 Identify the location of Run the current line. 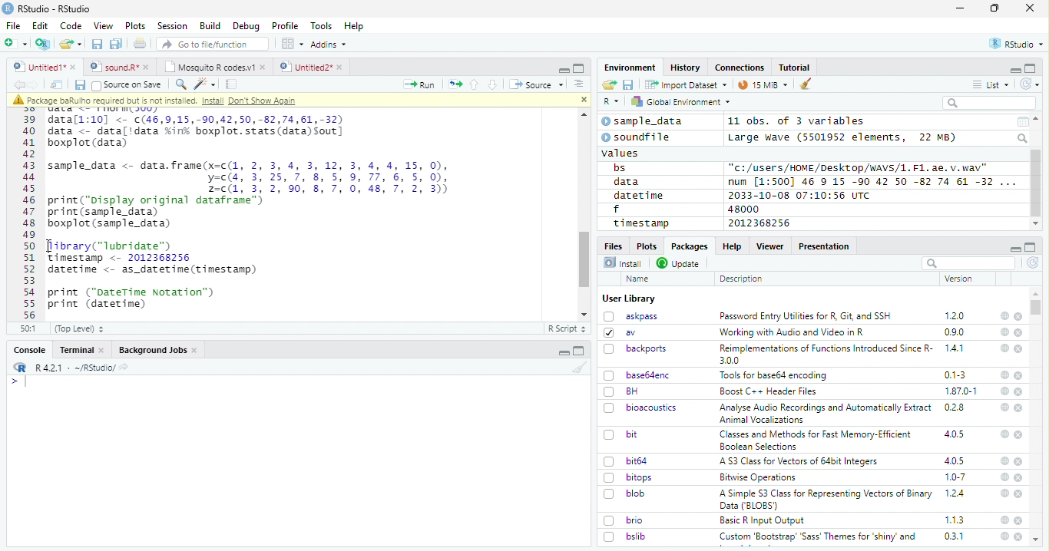
(419, 84).